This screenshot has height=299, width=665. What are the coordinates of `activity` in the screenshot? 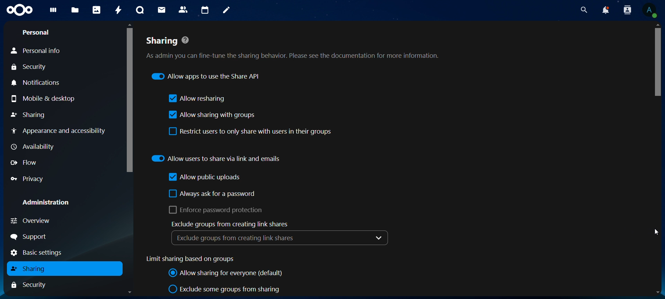 It's located at (119, 11).